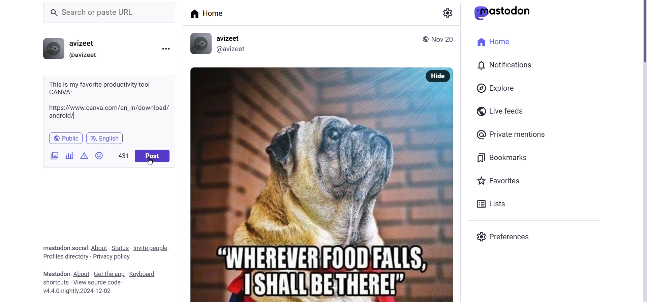  What do you see at coordinates (151, 246) in the screenshot?
I see `invite people` at bounding box center [151, 246].